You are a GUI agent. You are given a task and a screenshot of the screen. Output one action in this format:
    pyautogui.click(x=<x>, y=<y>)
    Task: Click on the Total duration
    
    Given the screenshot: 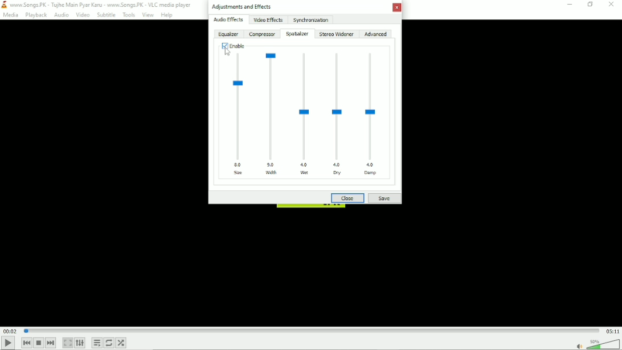 What is the action you would take?
    pyautogui.click(x=613, y=331)
    